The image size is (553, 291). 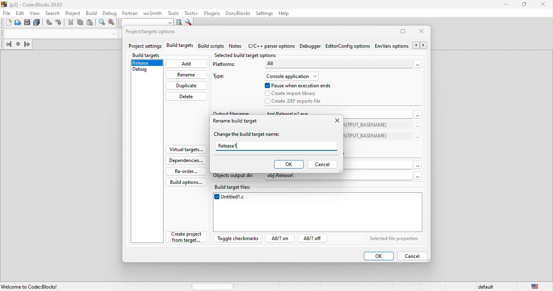 I want to click on type, so click(x=222, y=77).